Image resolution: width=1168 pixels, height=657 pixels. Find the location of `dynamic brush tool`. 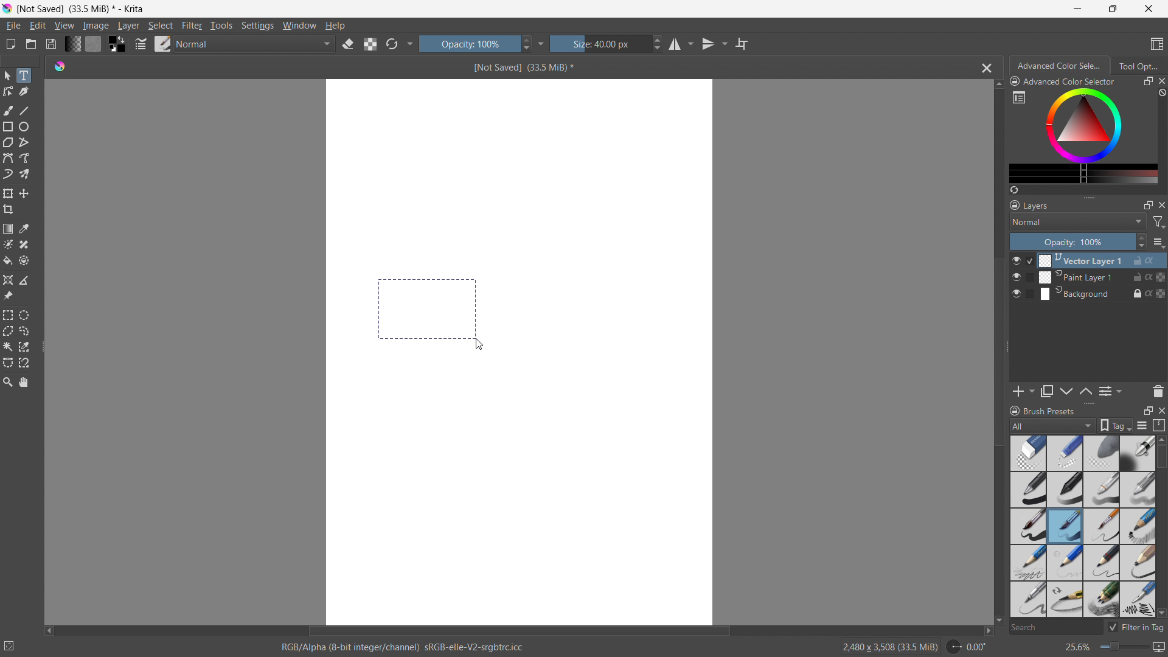

dynamic brush tool is located at coordinates (8, 175).